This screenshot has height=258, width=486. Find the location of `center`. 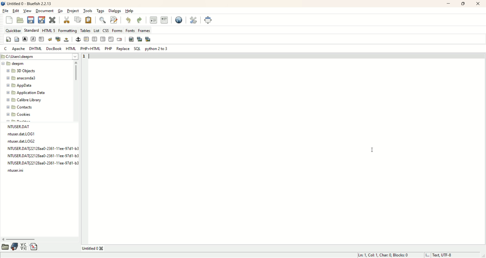

center is located at coordinates (94, 39).